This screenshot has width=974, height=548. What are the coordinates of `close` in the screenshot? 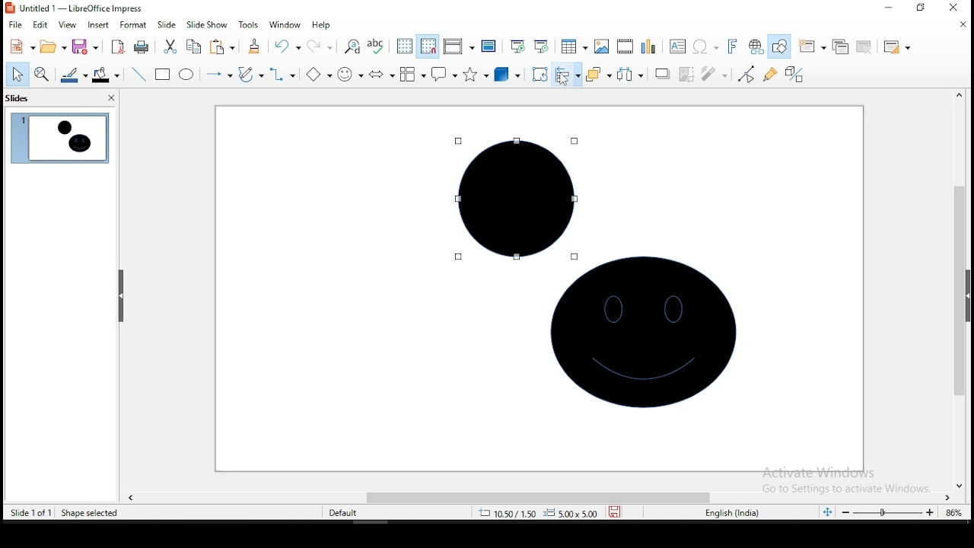 It's located at (960, 24).